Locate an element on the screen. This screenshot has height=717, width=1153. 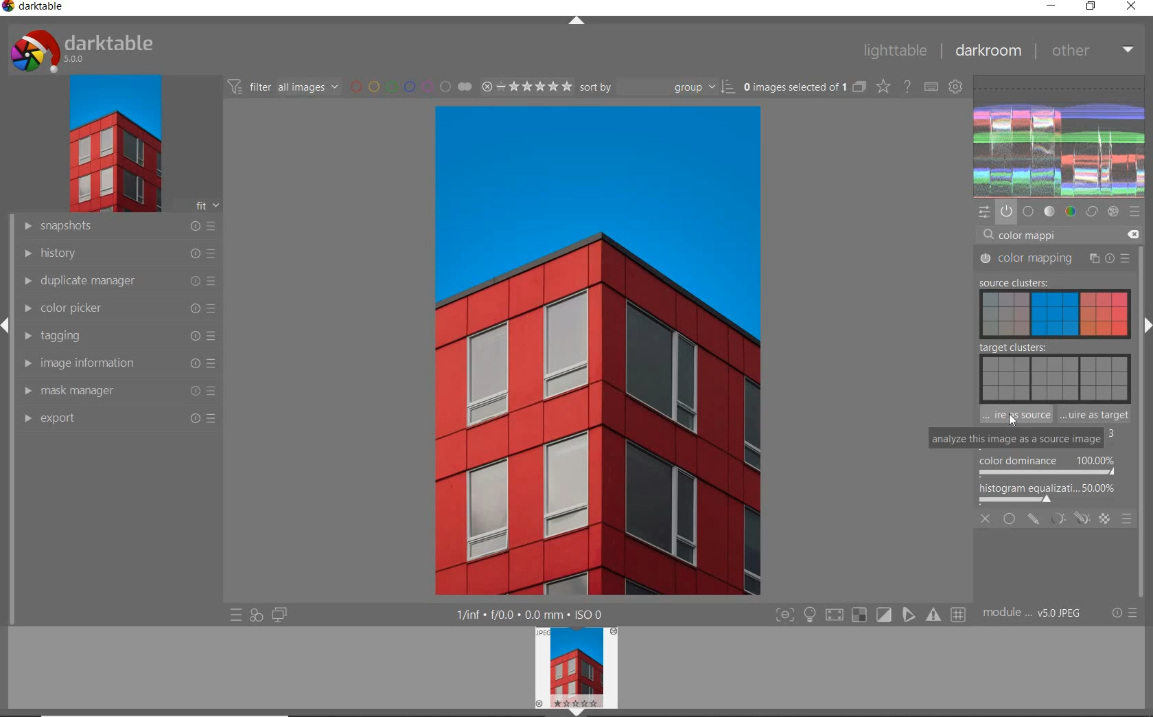
scollbar is located at coordinates (1145, 275).